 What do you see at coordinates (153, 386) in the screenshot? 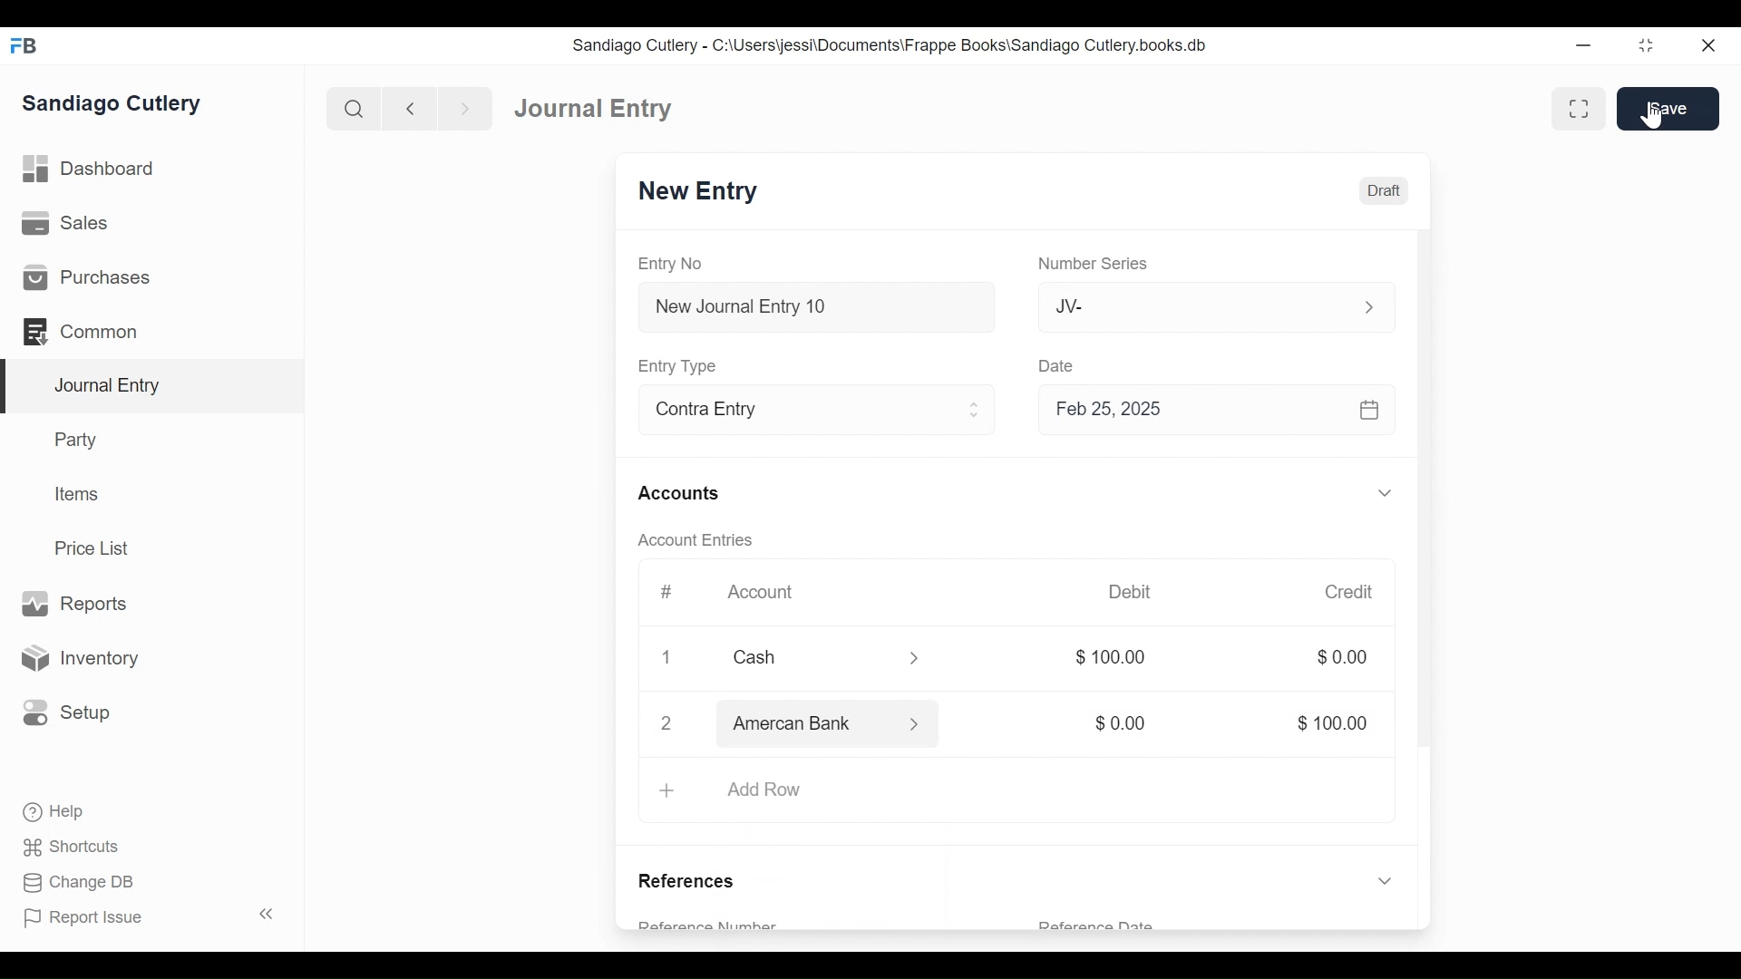
I see `Journal Entry` at bounding box center [153, 386].